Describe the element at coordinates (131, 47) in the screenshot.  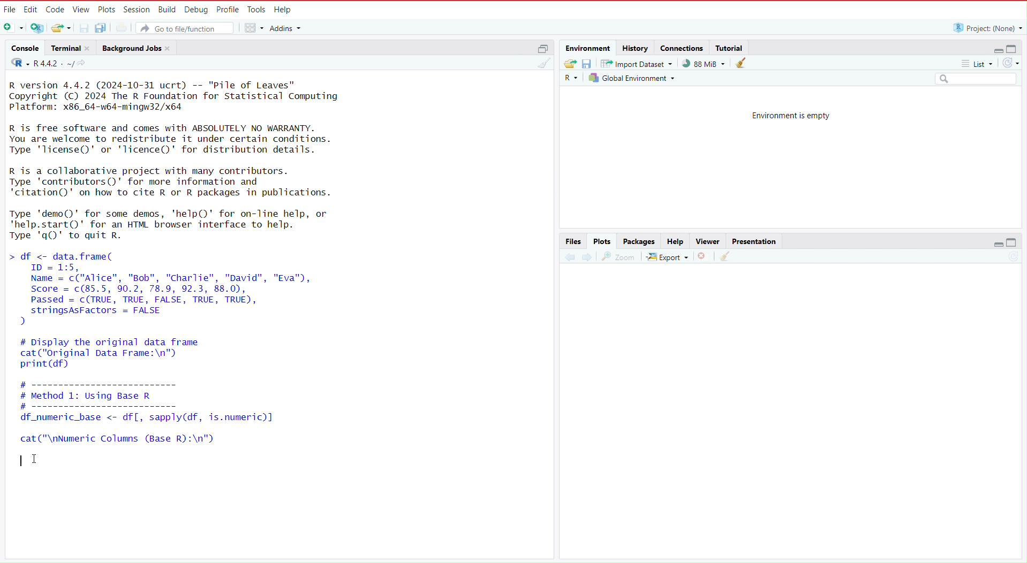
I see `Background jobs` at that location.